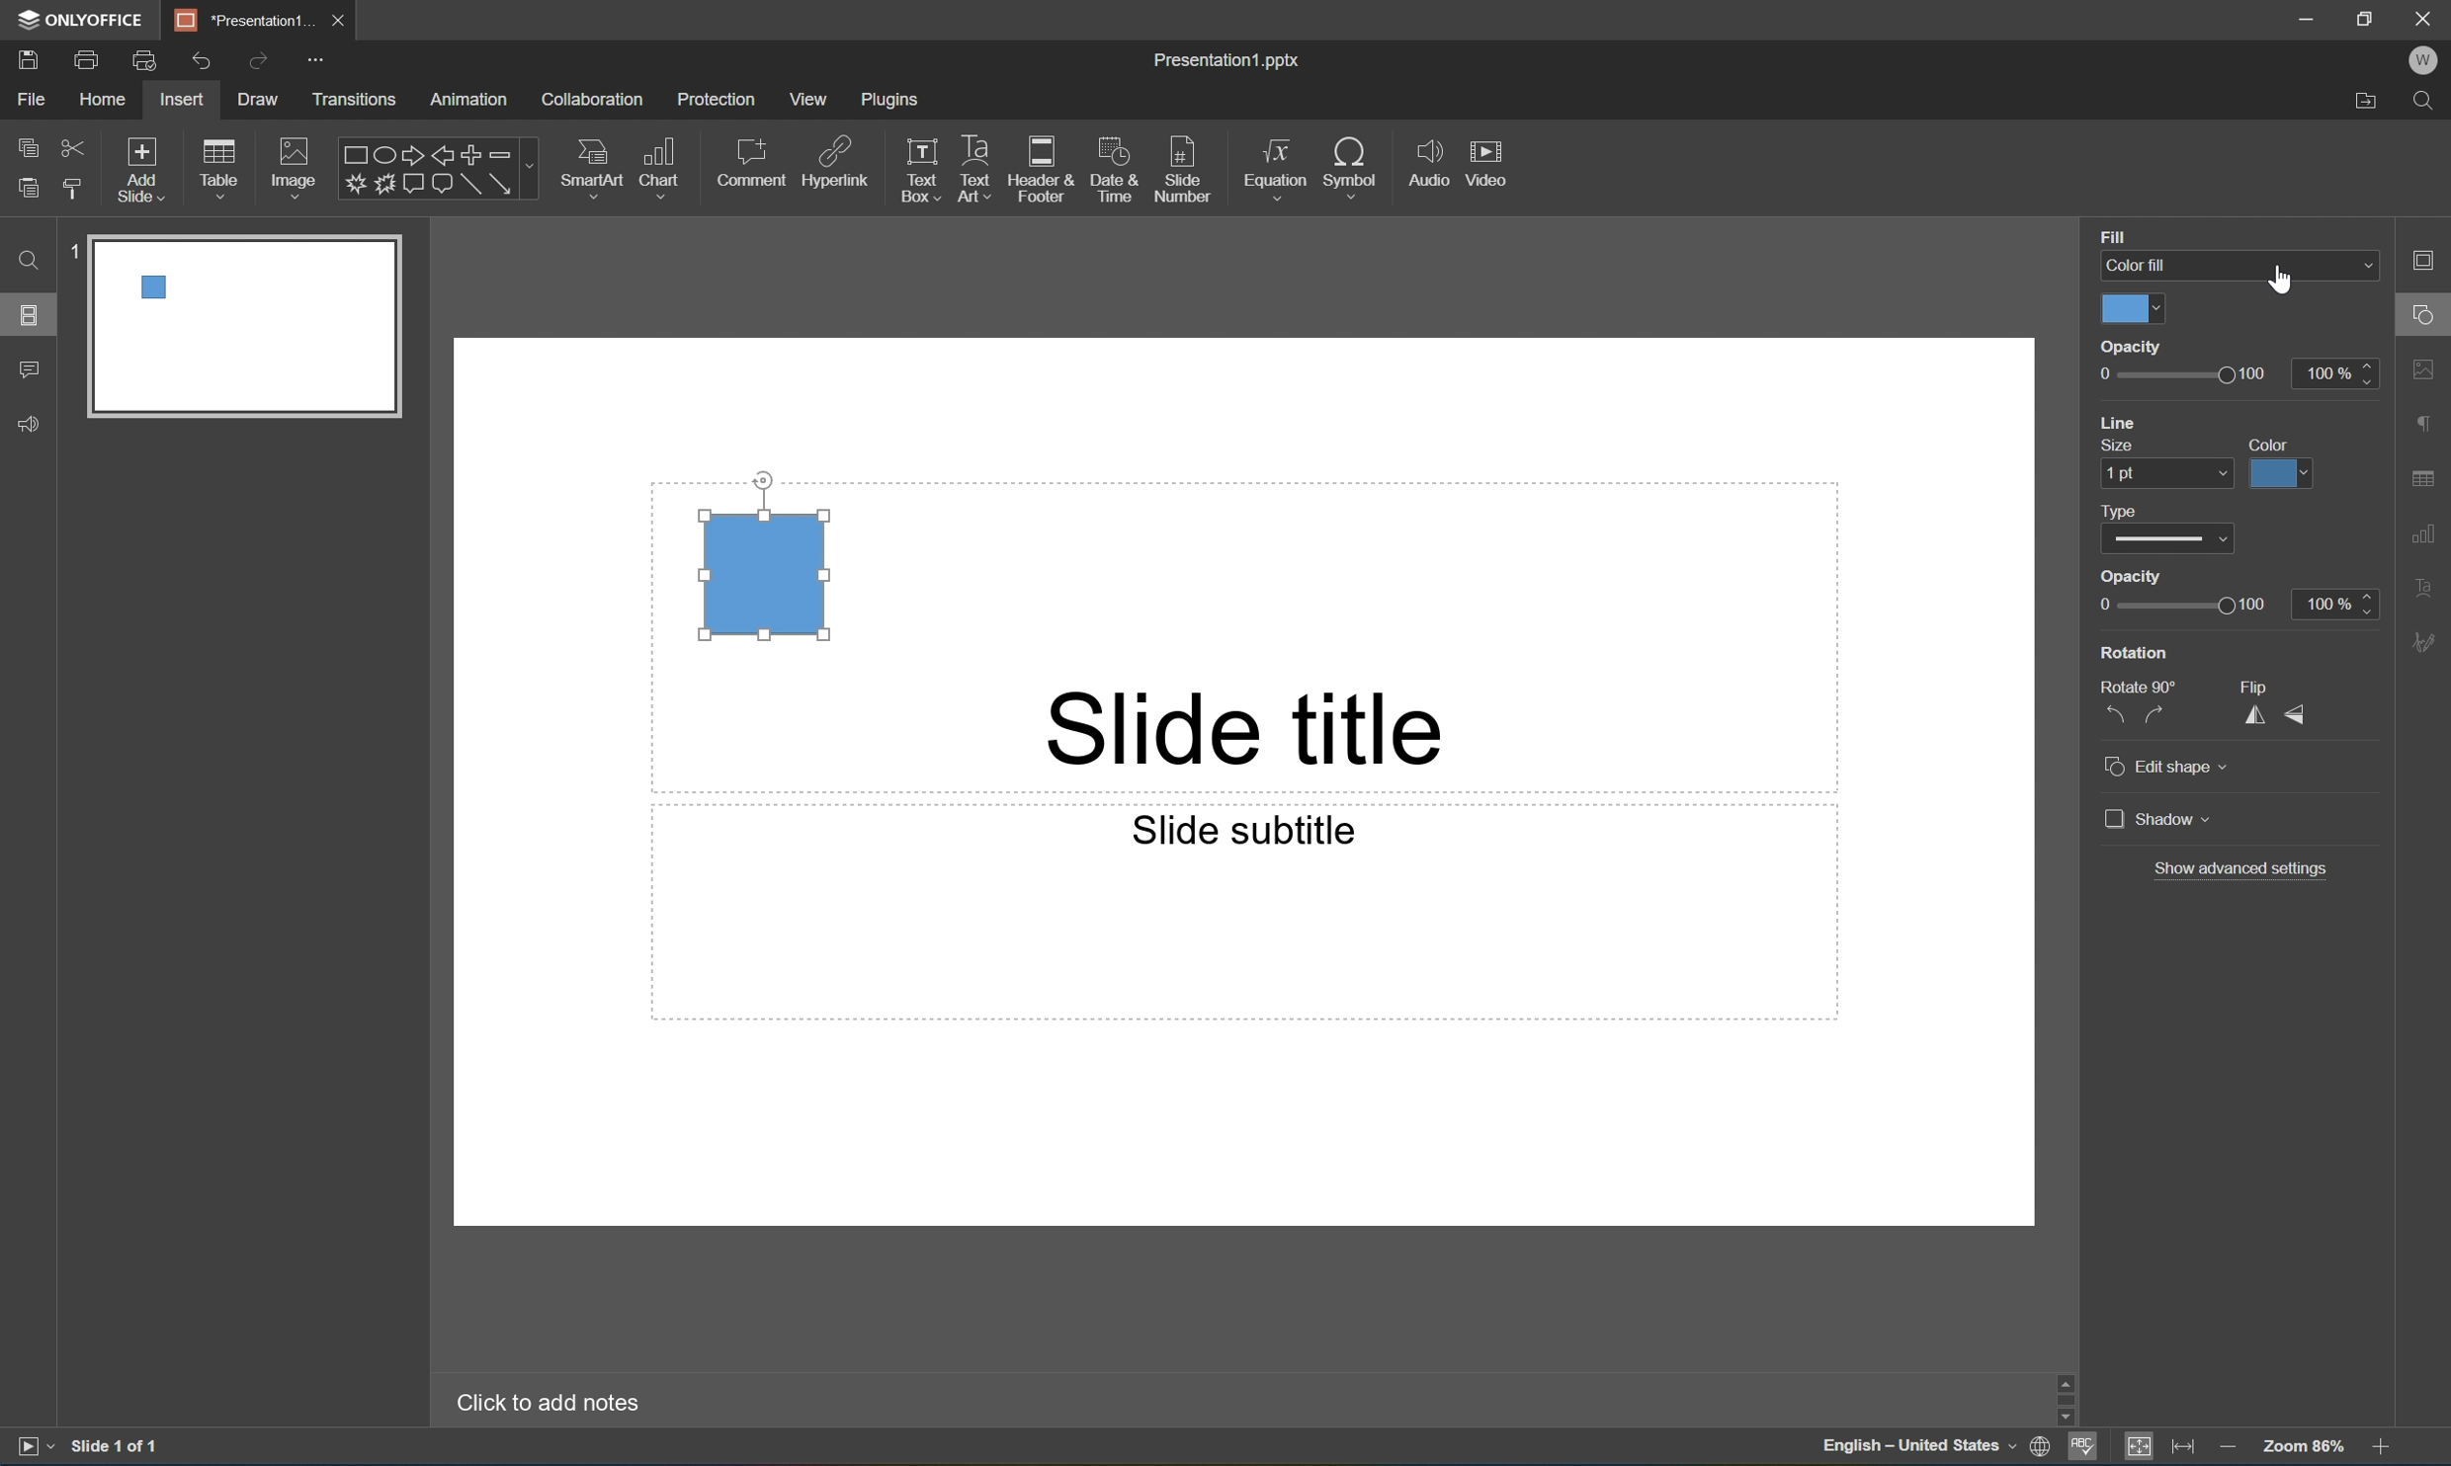  Describe the element at coordinates (201, 62) in the screenshot. I see `Undo` at that location.